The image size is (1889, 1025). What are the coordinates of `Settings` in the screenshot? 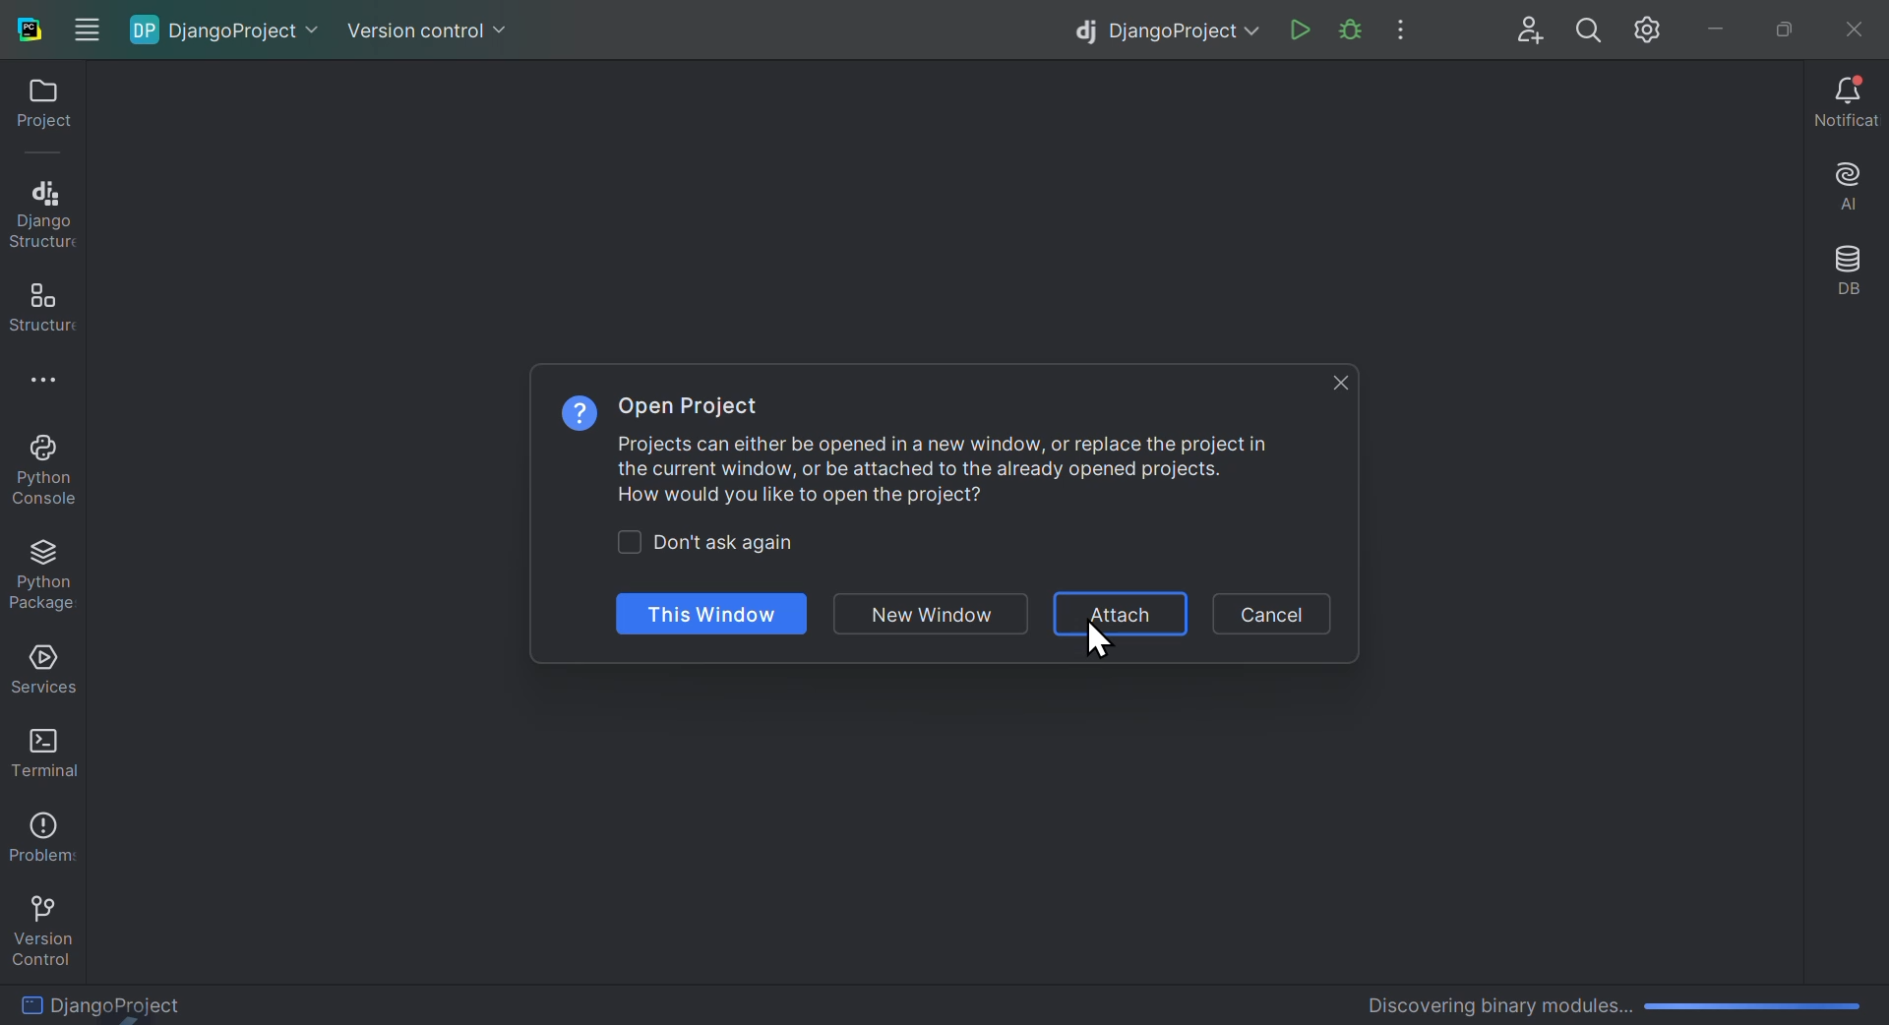 It's located at (1652, 30).